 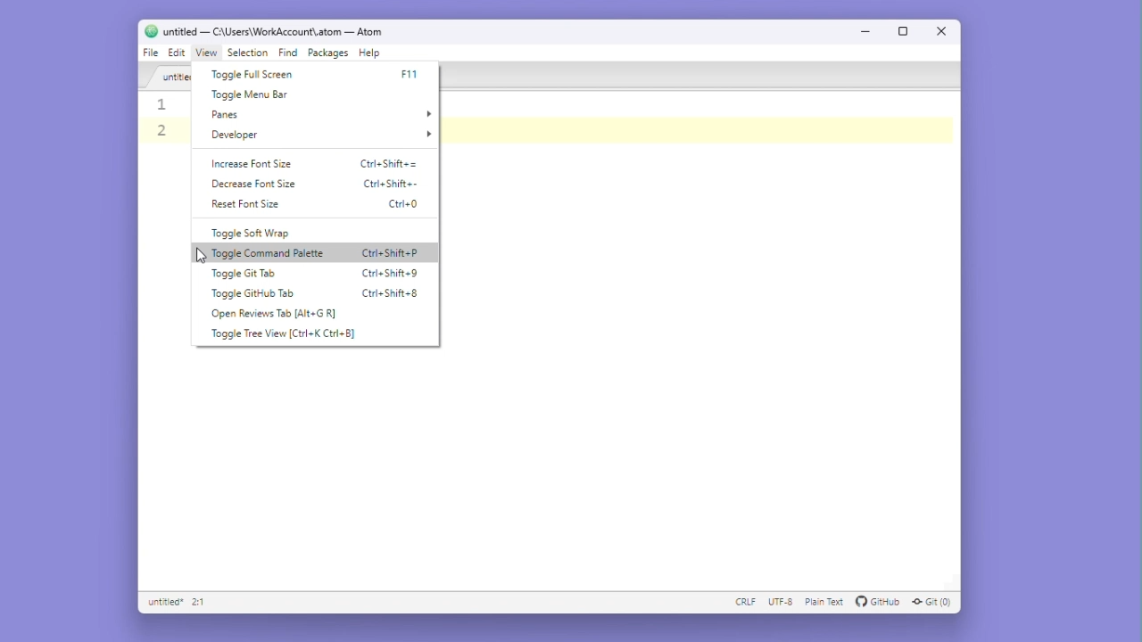 I want to click on Find, so click(x=290, y=54).